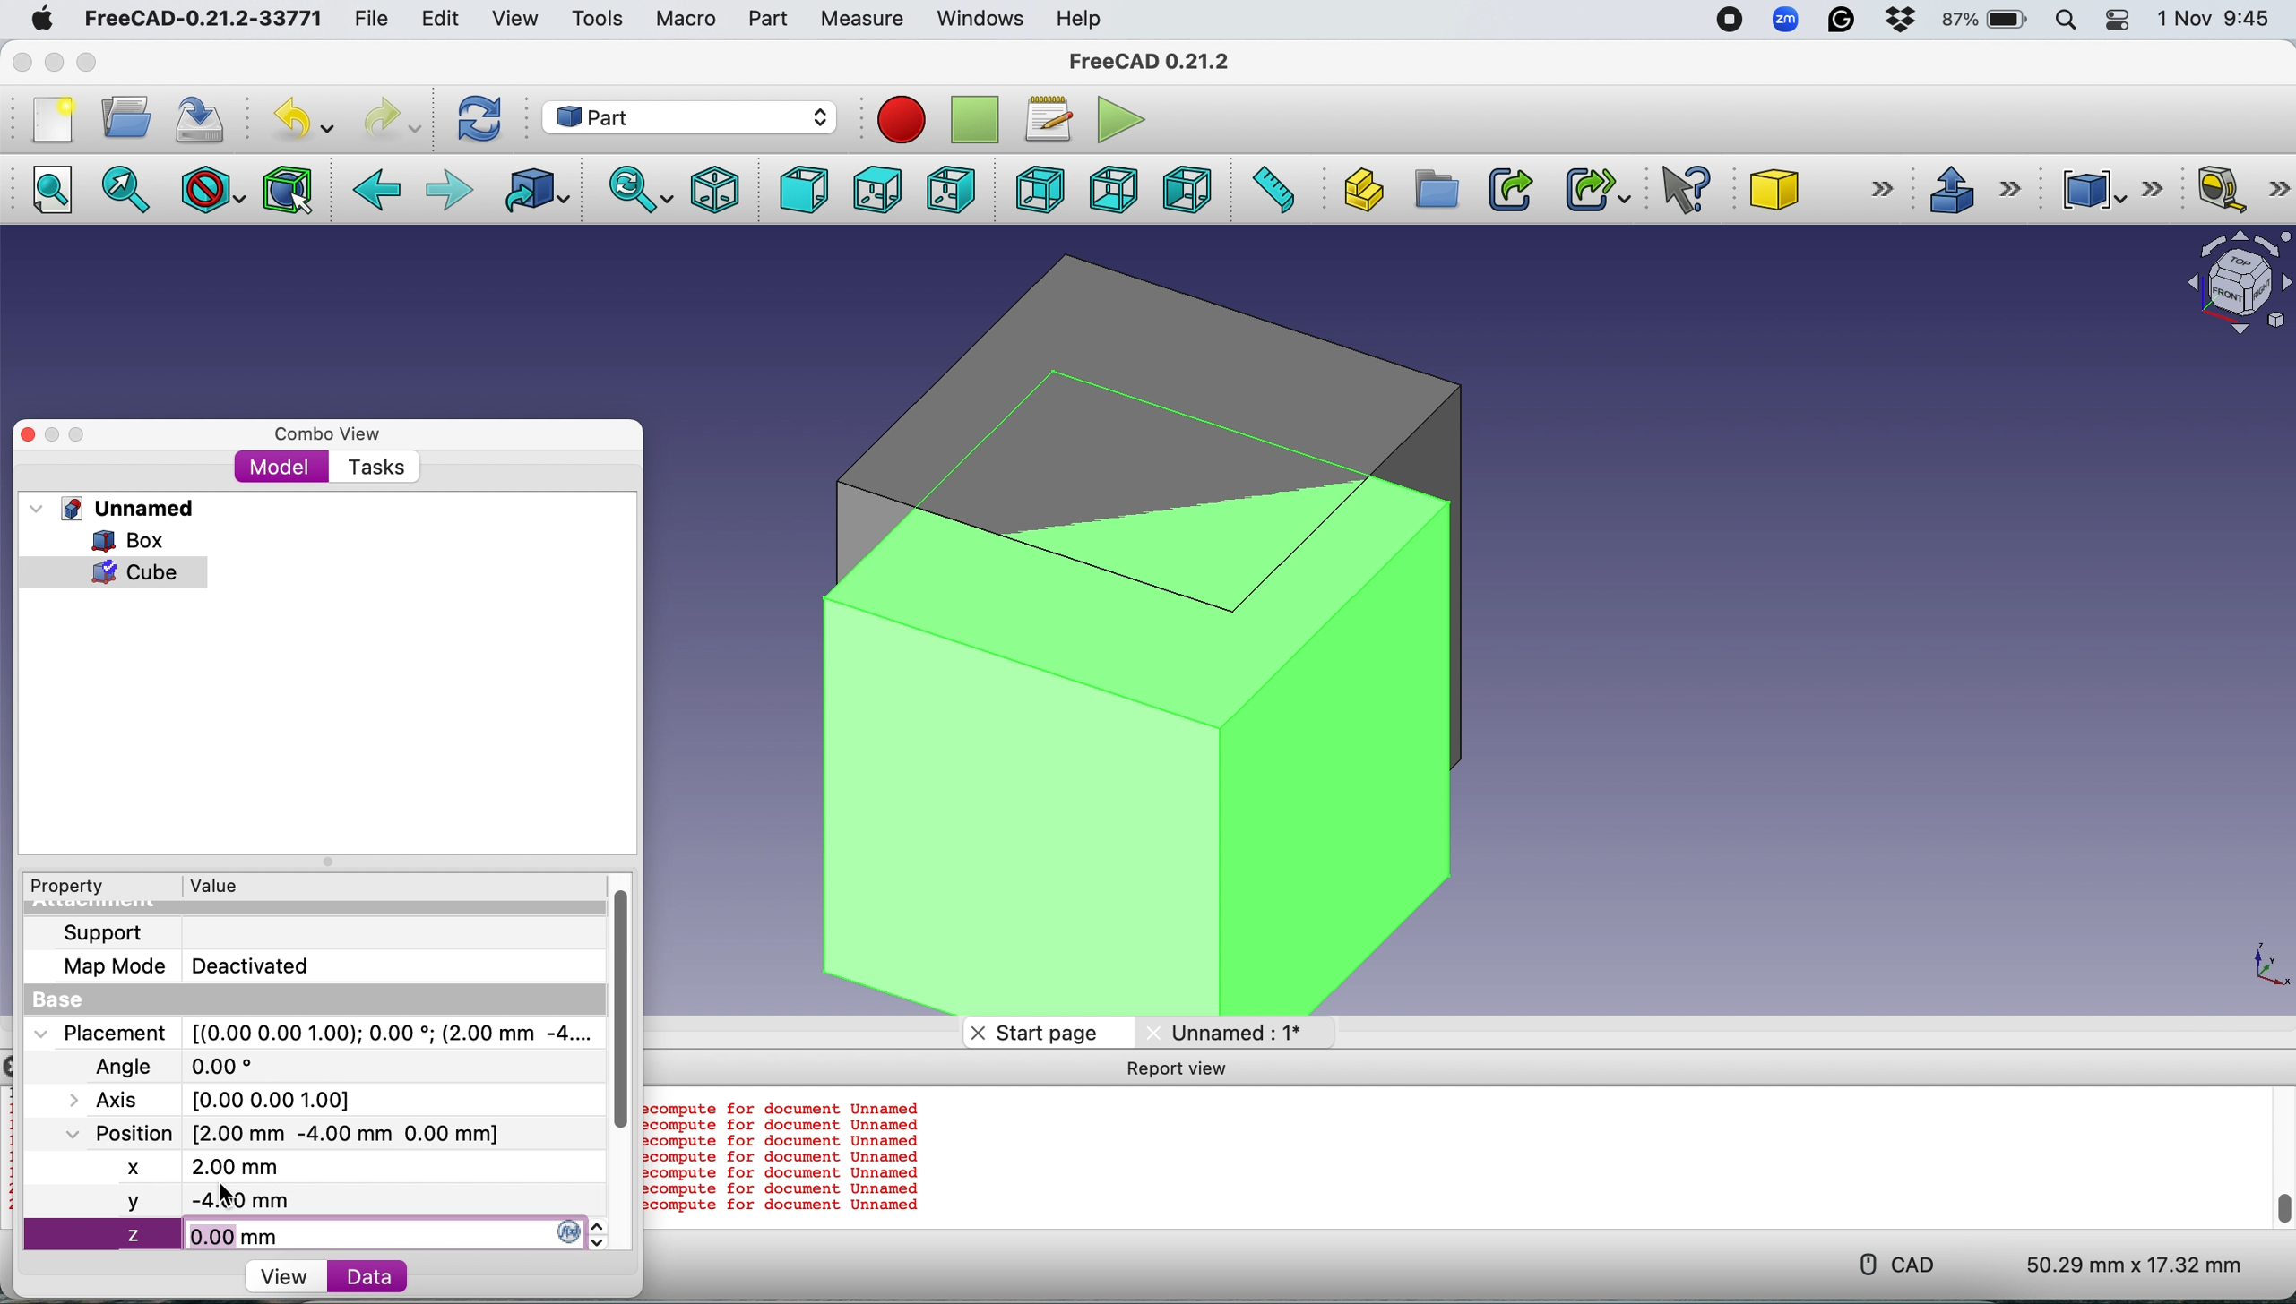  I want to click on Save, so click(204, 116).